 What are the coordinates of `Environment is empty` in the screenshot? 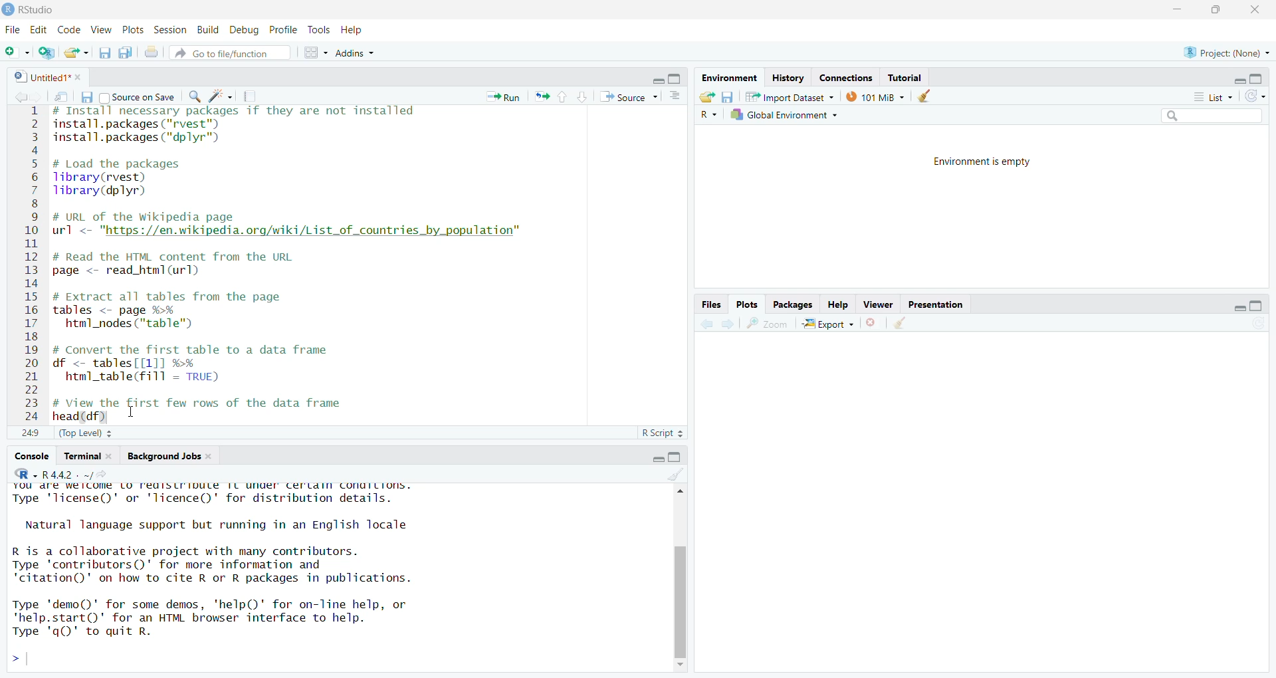 It's located at (982, 162).